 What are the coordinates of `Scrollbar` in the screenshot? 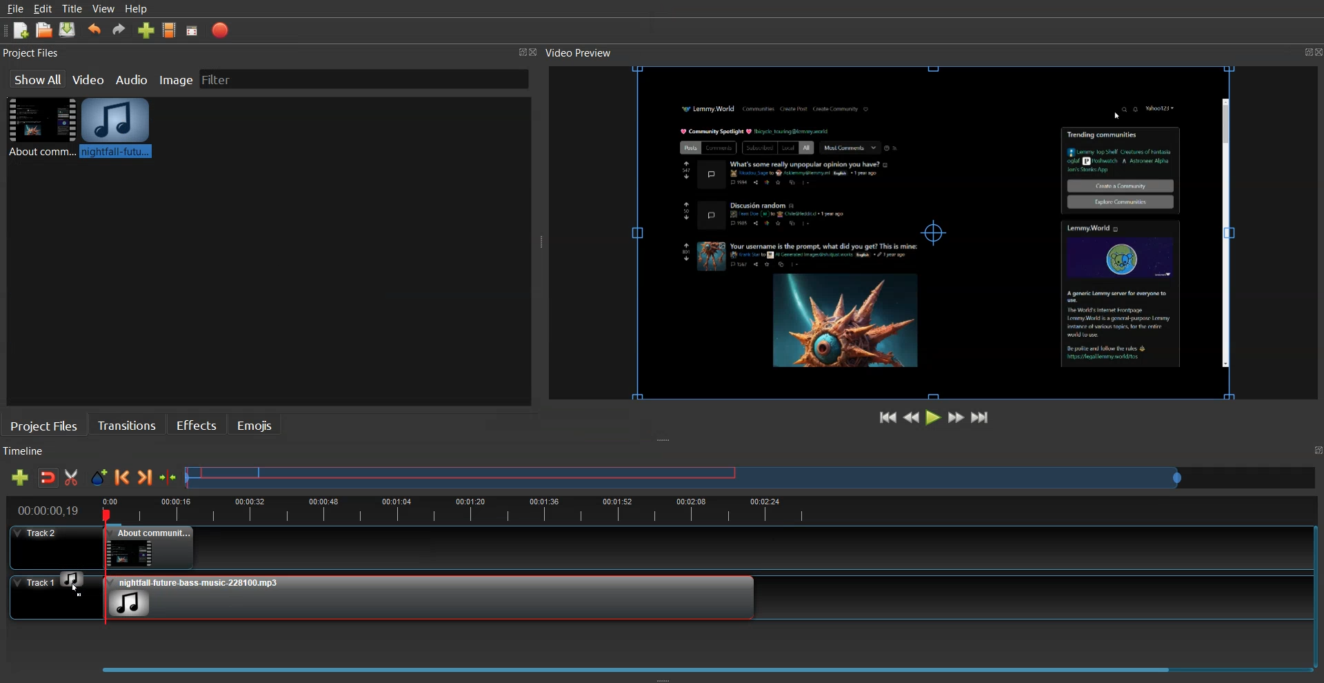 It's located at (1224, 234).